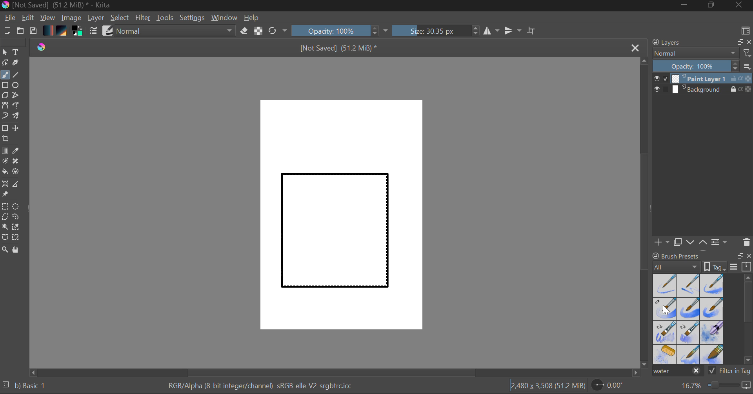 The width and height of the screenshot is (753, 394). I want to click on File Name & Size, so click(339, 49).